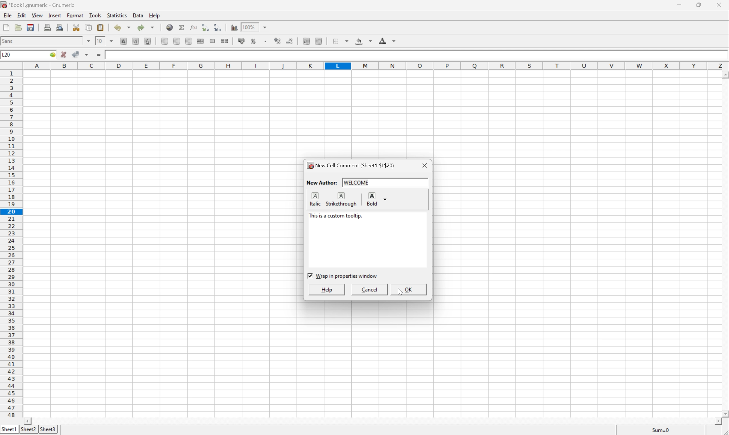 The height and width of the screenshot is (435, 729). Describe the element at coordinates (56, 15) in the screenshot. I see `Insert` at that location.